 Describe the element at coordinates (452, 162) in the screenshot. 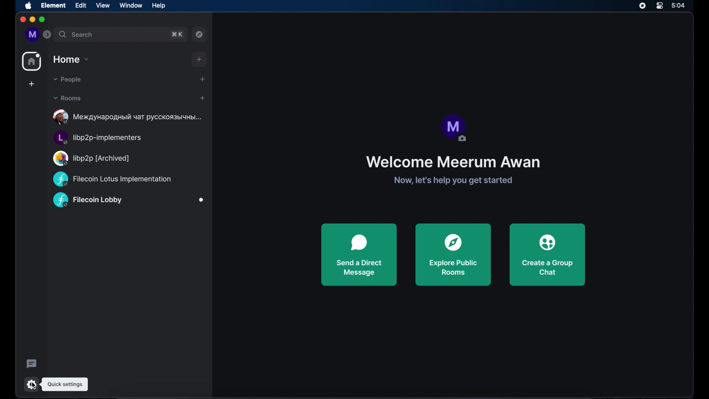

I see `welcome meerut awan` at that location.